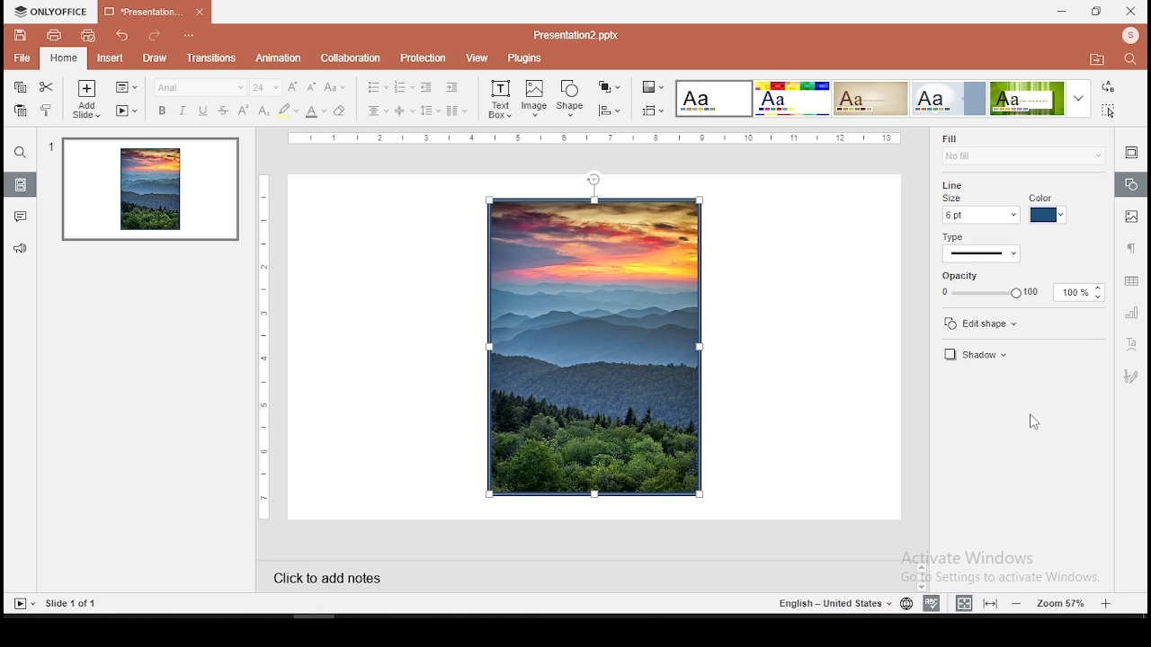 This screenshot has width=1151, height=647. Describe the element at coordinates (23, 605) in the screenshot. I see `start slideshow` at that location.